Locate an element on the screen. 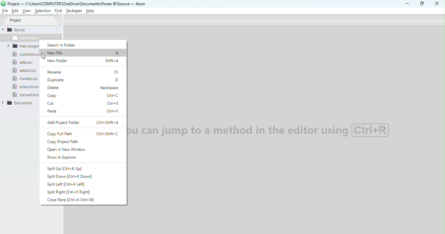 This screenshot has height=234, width=445. Copy is located at coordinates (84, 95).